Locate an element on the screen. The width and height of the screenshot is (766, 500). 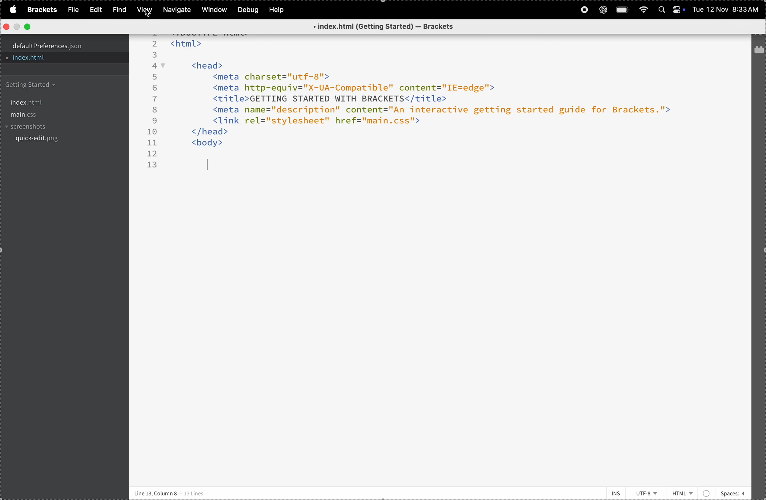
apple widgets is located at coordinates (679, 9).